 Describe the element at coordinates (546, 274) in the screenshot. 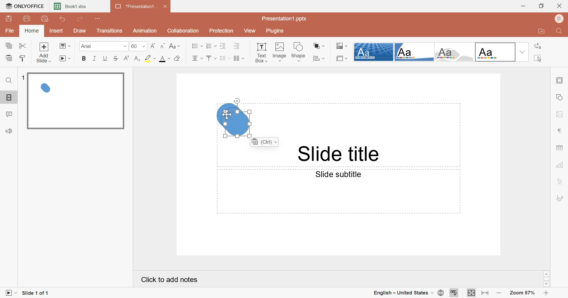

I see `Scroll up` at that location.